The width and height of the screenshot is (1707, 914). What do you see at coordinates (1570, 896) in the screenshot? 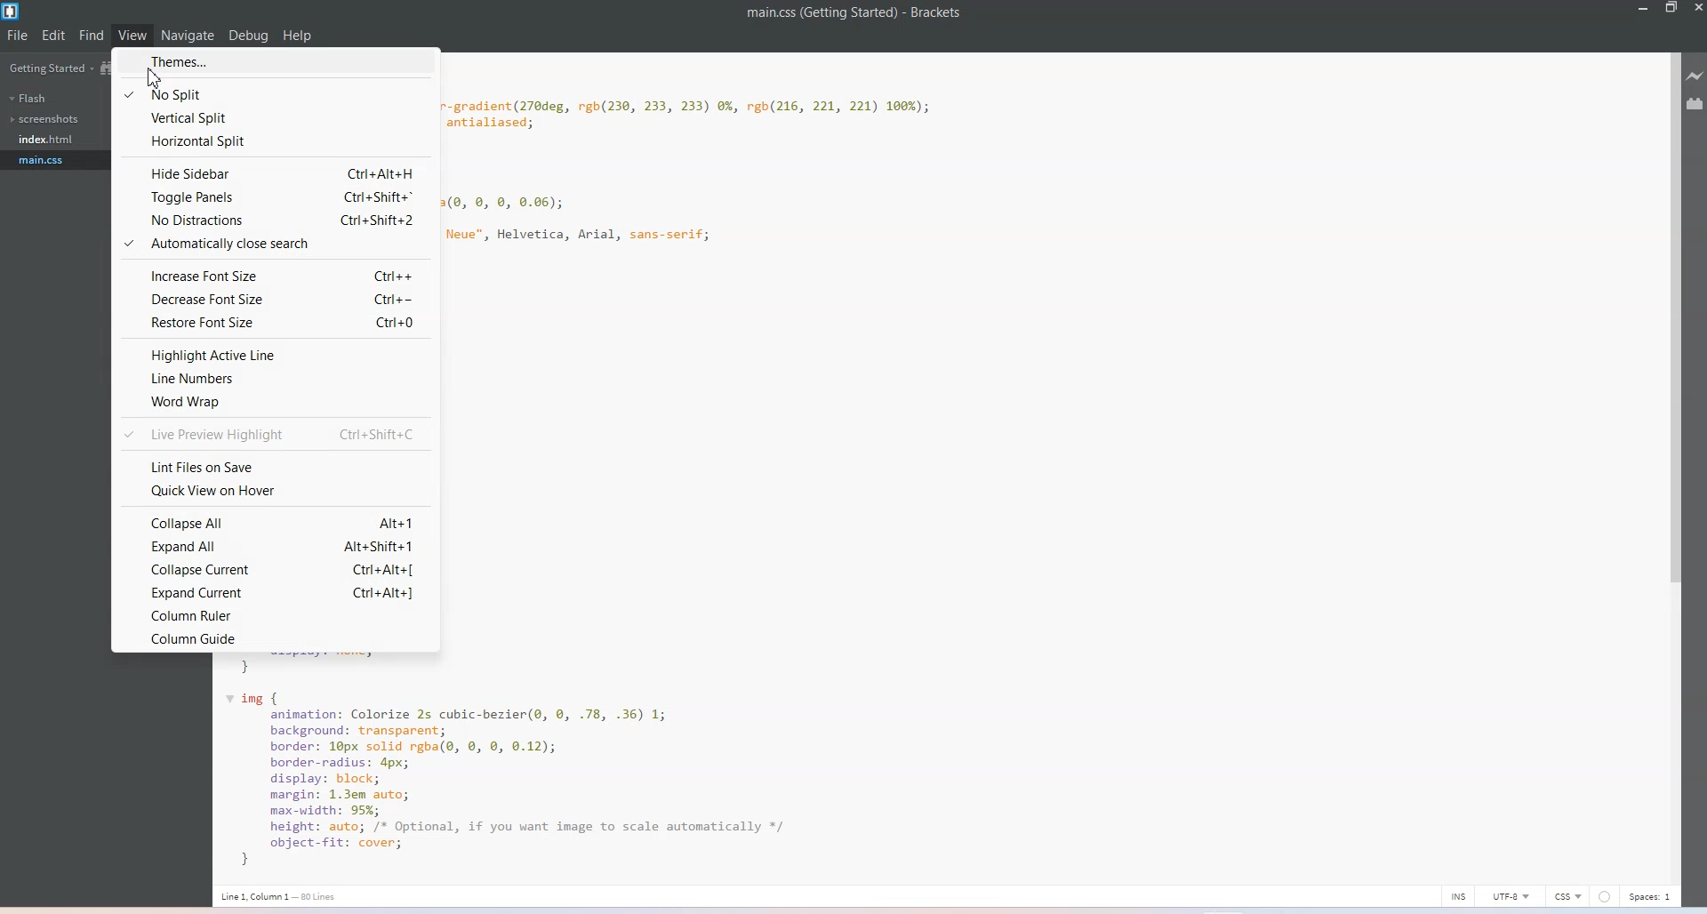
I see `CSS` at bounding box center [1570, 896].